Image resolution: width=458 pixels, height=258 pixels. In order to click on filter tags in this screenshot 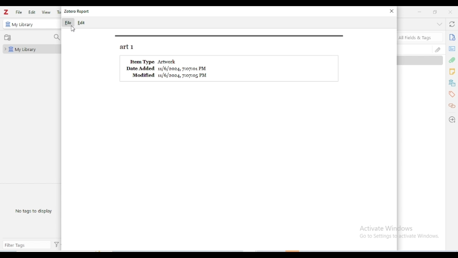, I will do `click(26, 245)`.